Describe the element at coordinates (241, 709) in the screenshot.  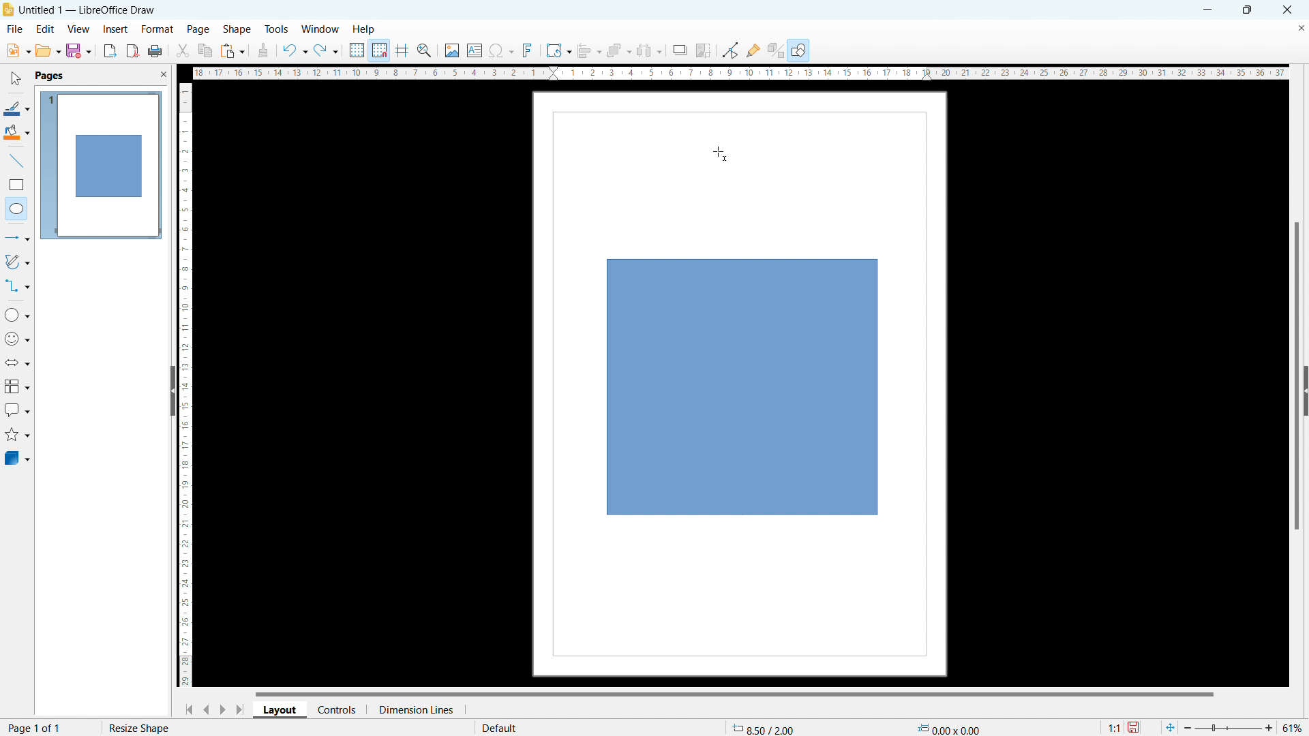
I see `go to last page` at that location.